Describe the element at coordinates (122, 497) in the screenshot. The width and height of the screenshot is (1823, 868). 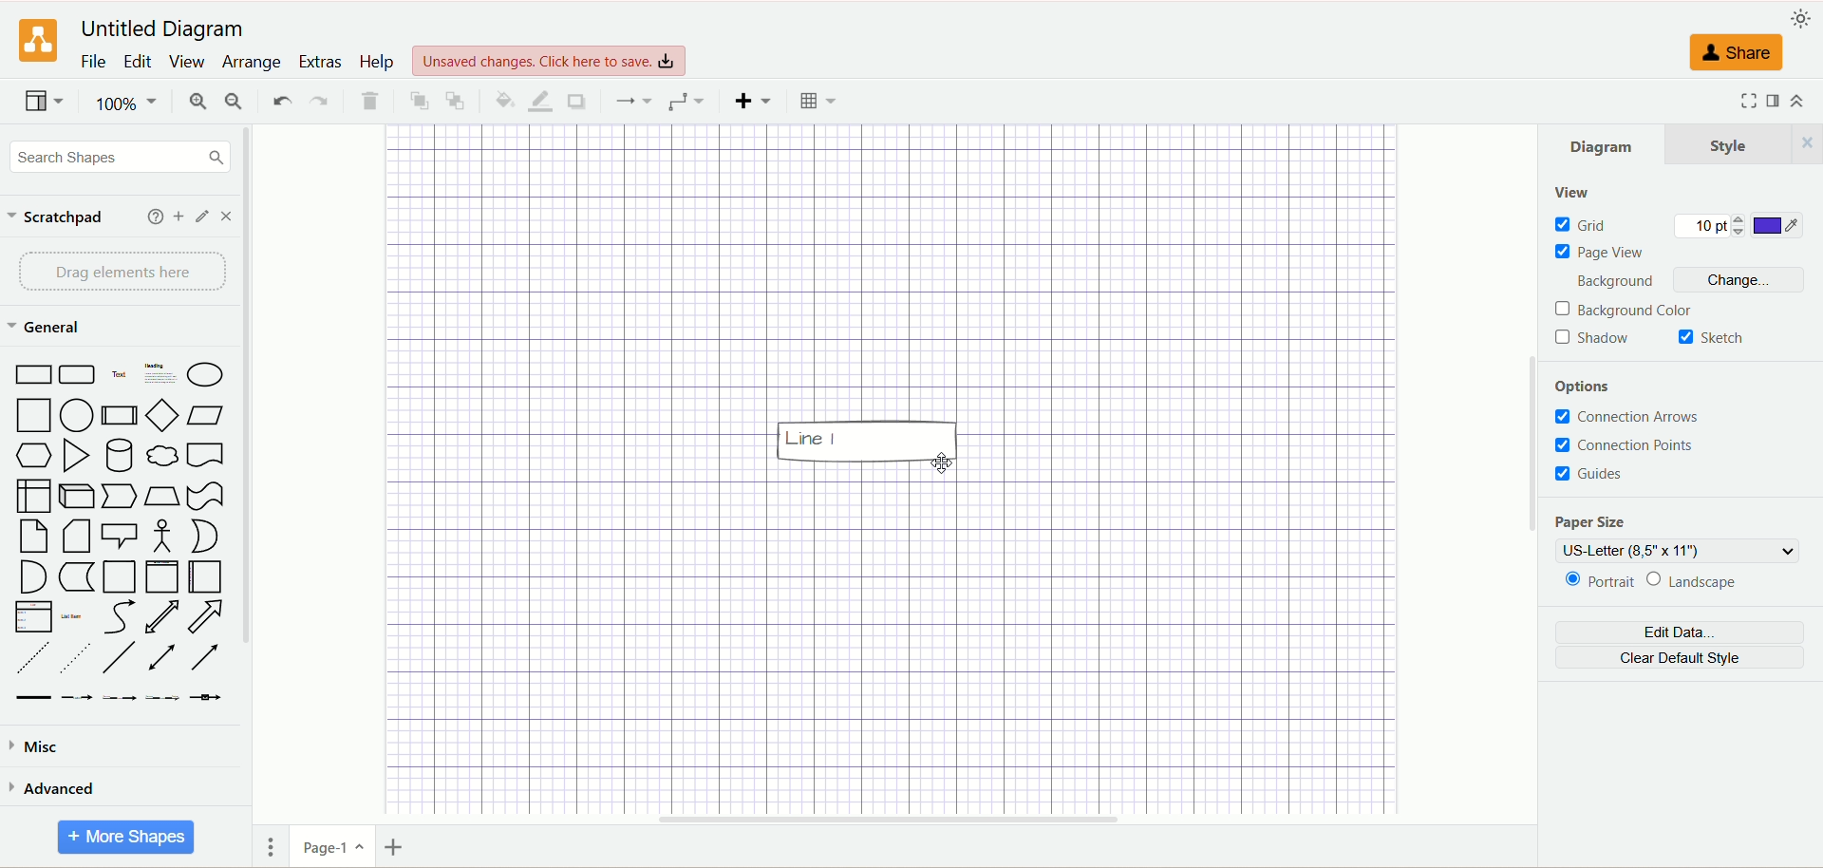
I see `Step` at that location.